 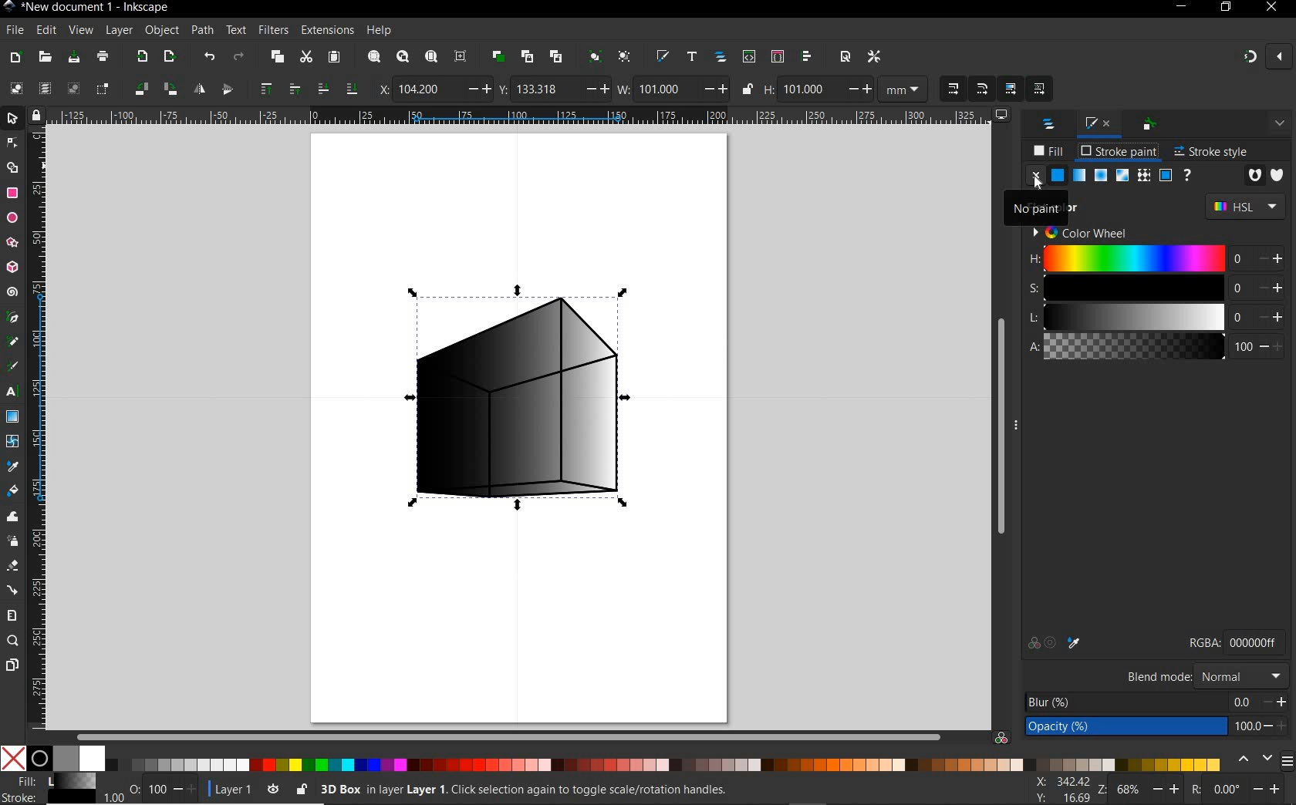 What do you see at coordinates (476, 89) in the screenshot?
I see `increase/decrease` at bounding box center [476, 89].